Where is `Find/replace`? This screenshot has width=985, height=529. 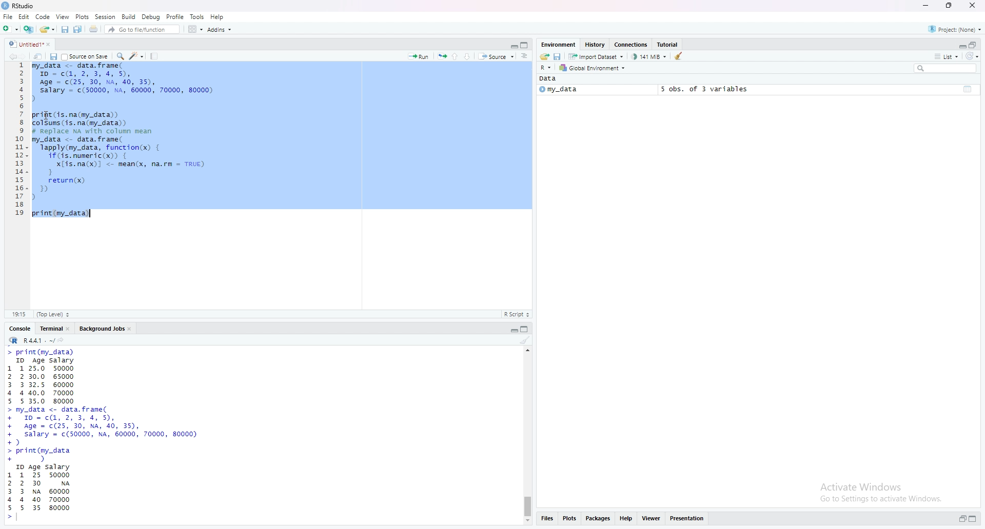
Find/replace is located at coordinates (121, 55).